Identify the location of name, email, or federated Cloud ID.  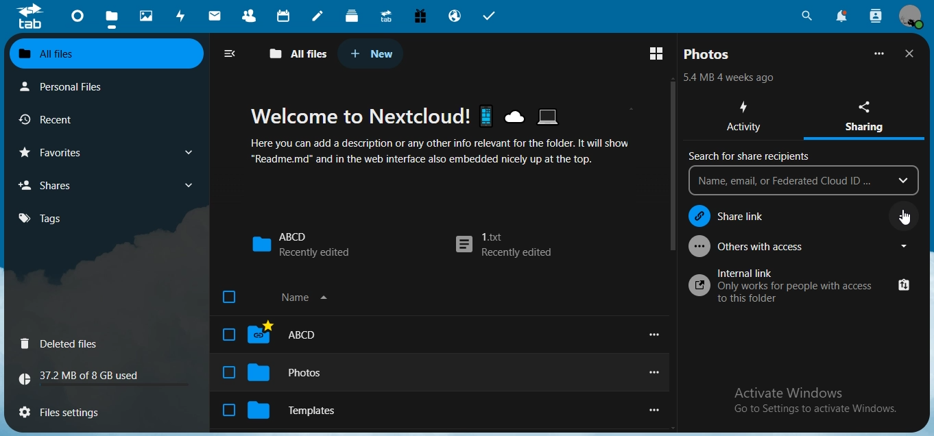
(802, 182).